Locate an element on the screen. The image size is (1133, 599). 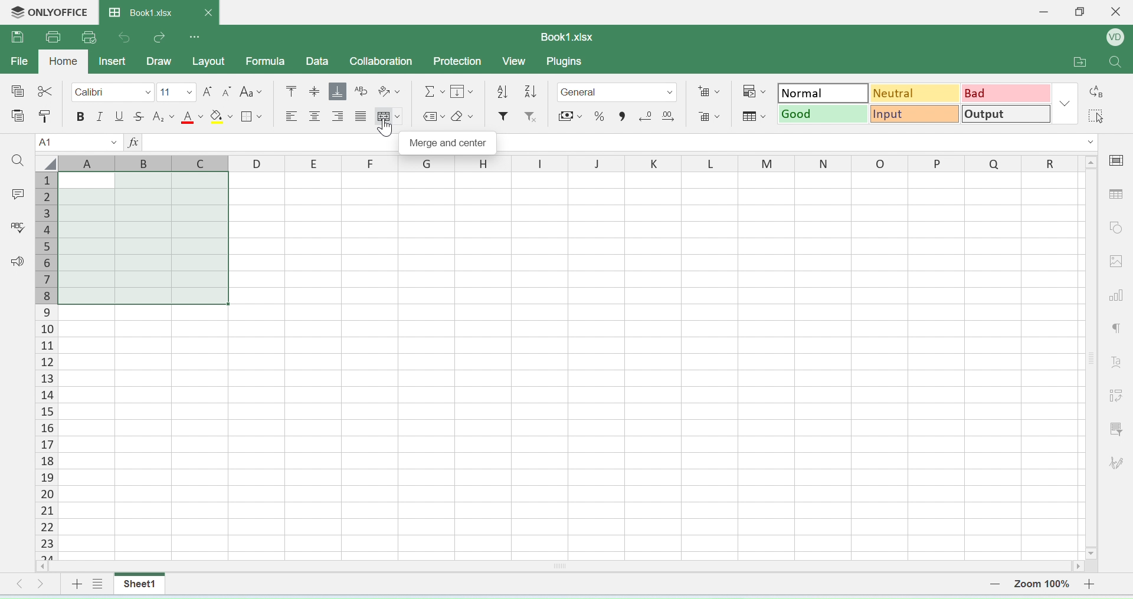
zoom in is located at coordinates (1089, 584).